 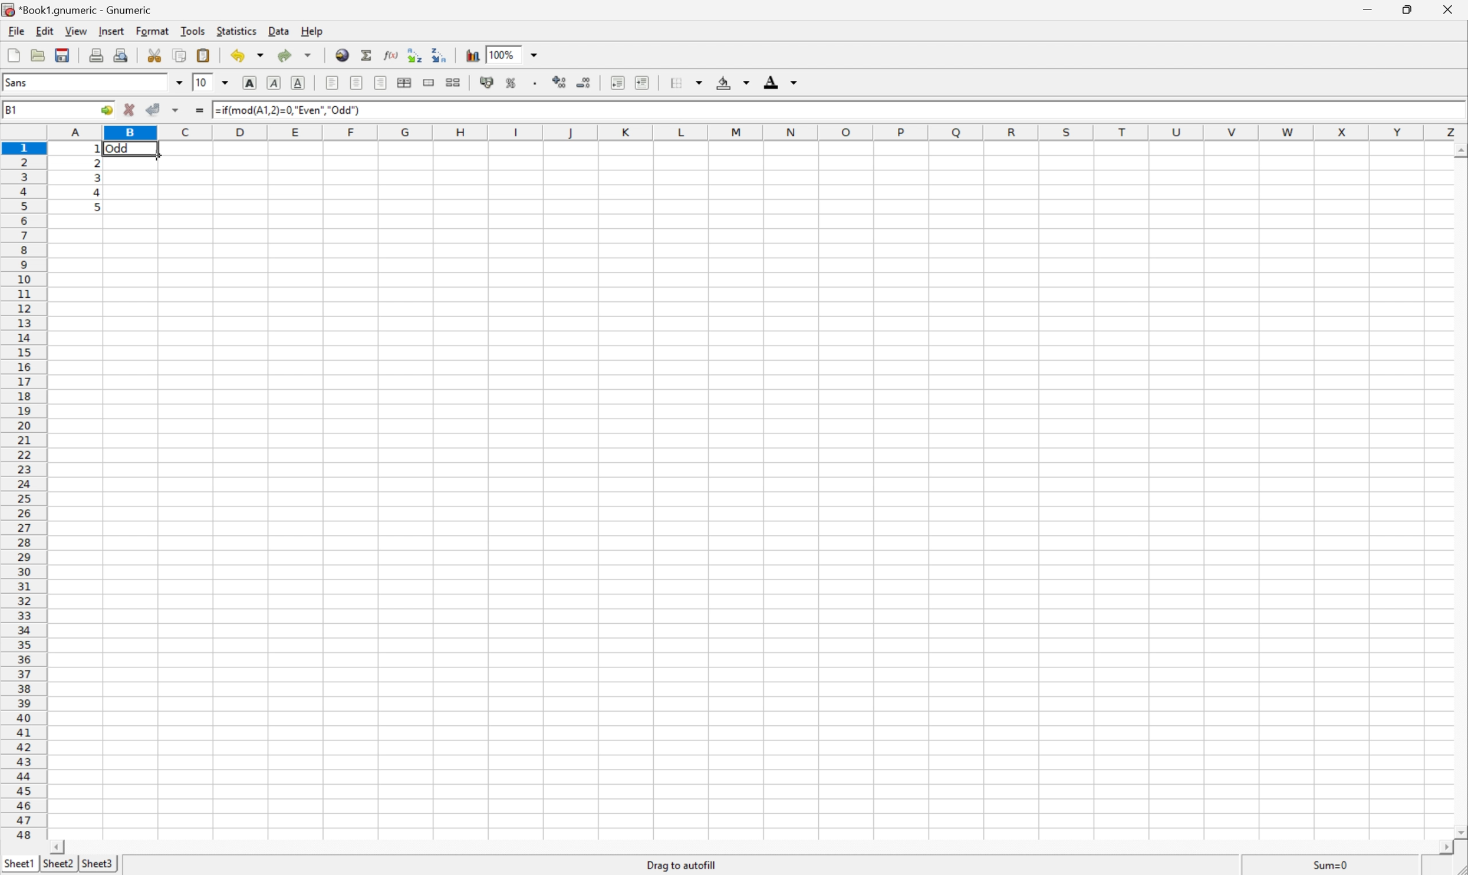 I want to click on =IF(MOD(A1,2)=0,"Even","Odd"), so click(x=291, y=111).